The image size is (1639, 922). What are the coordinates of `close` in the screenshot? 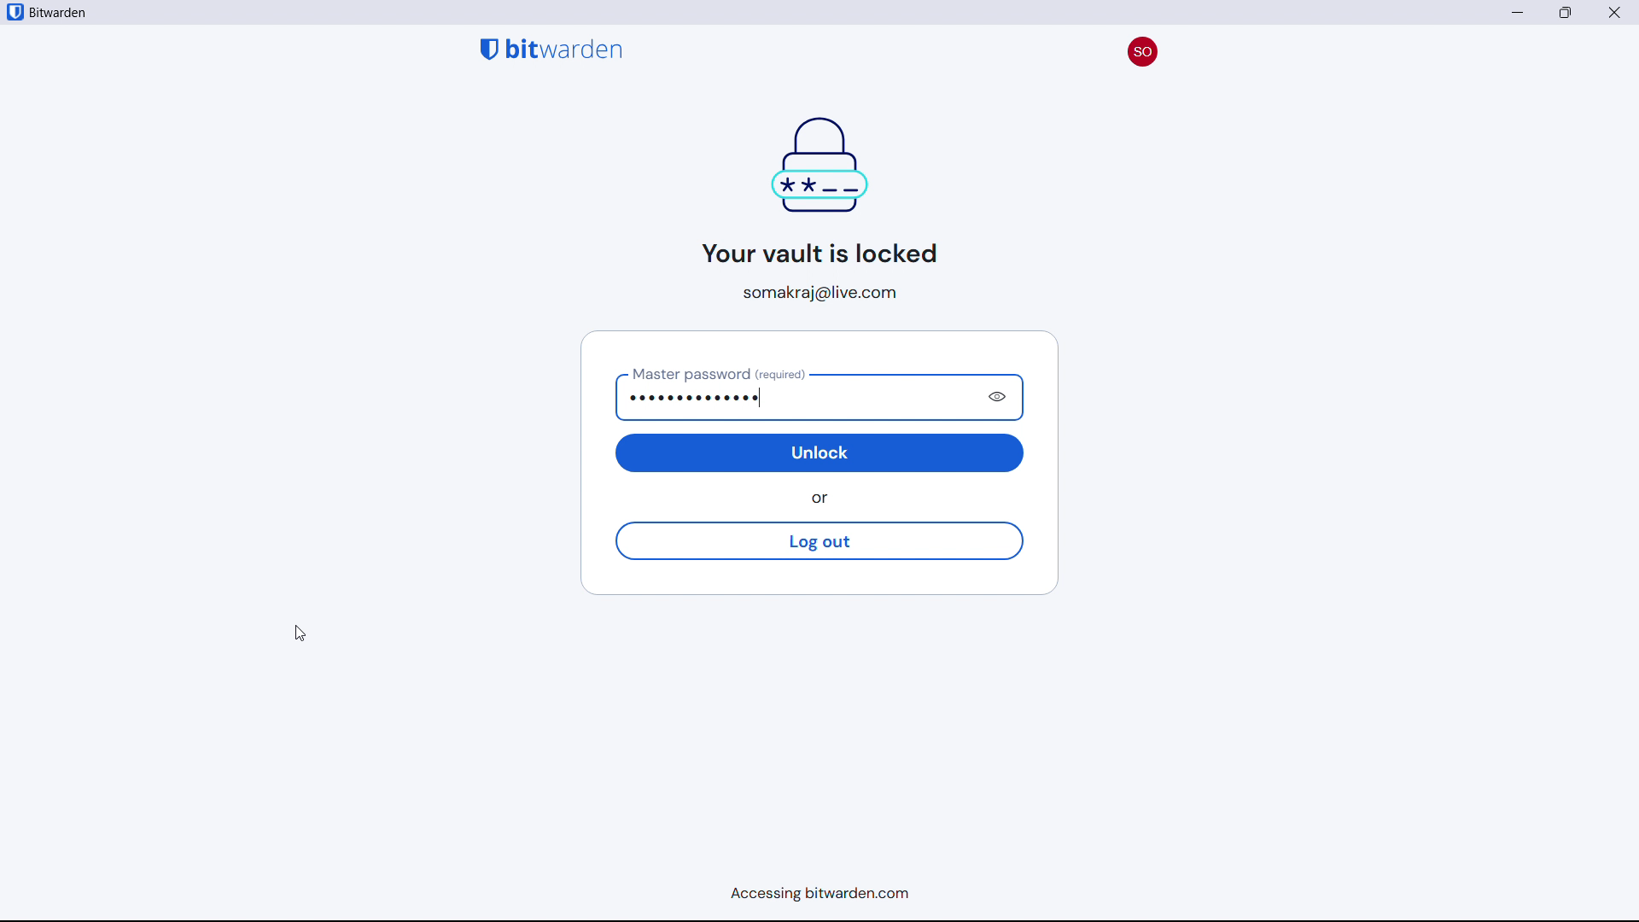 It's located at (1566, 13).